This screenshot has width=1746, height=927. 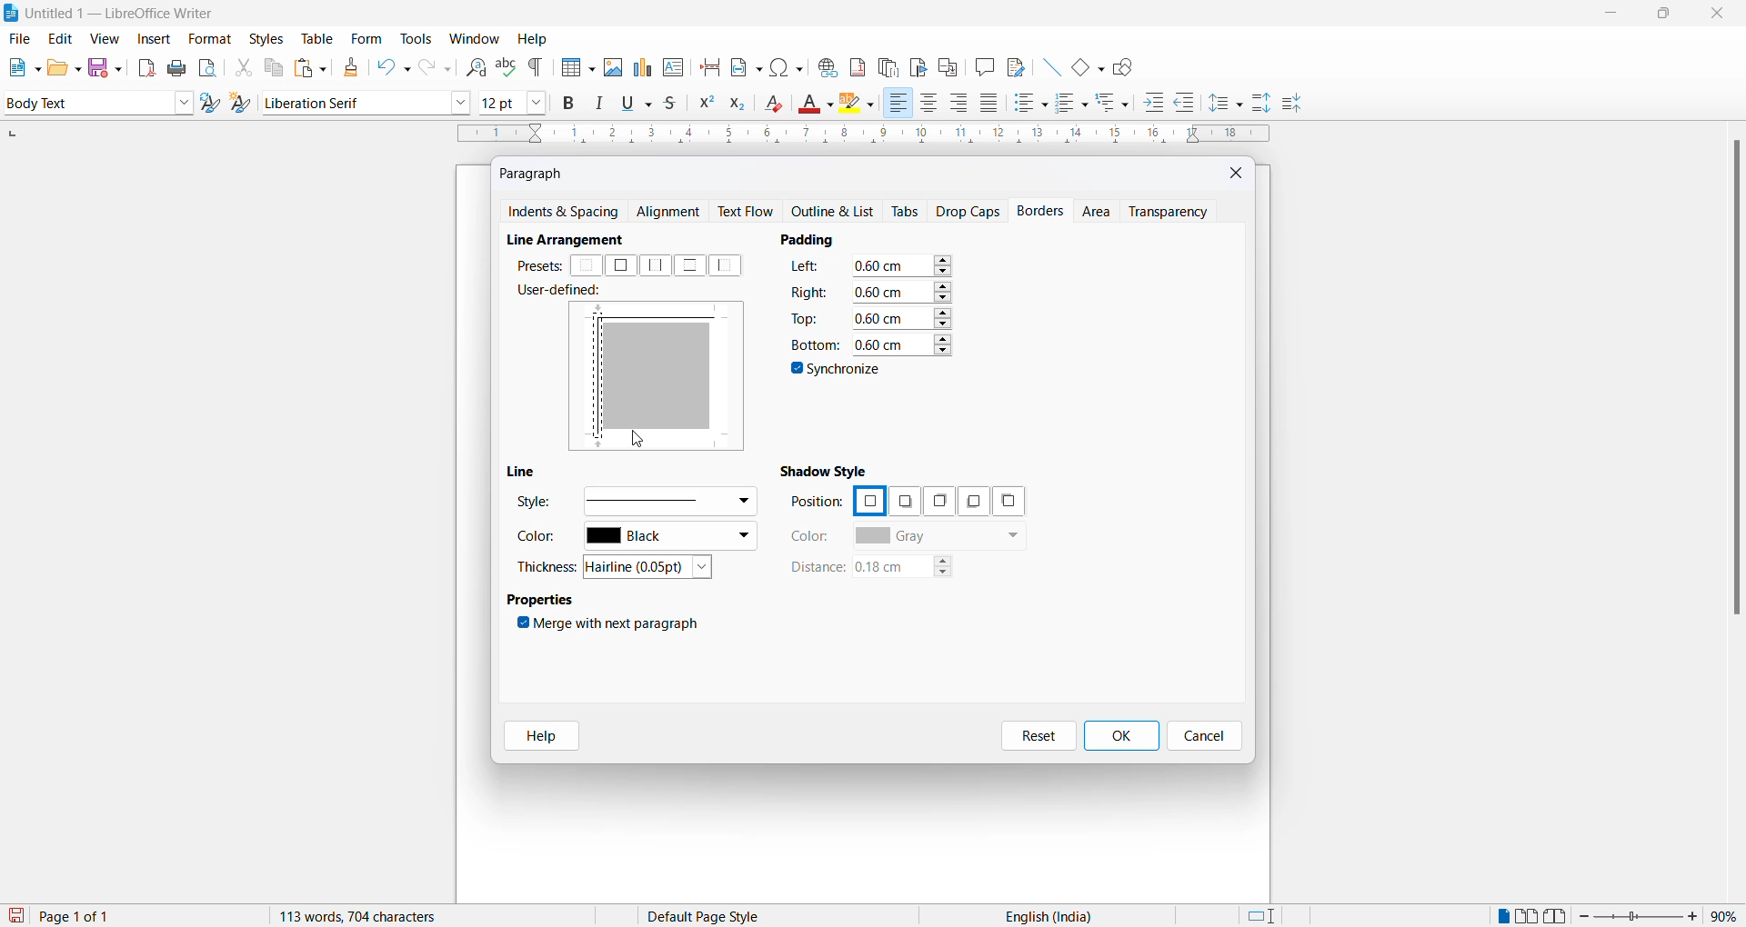 What do you see at coordinates (536, 736) in the screenshot?
I see `help` at bounding box center [536, 736].